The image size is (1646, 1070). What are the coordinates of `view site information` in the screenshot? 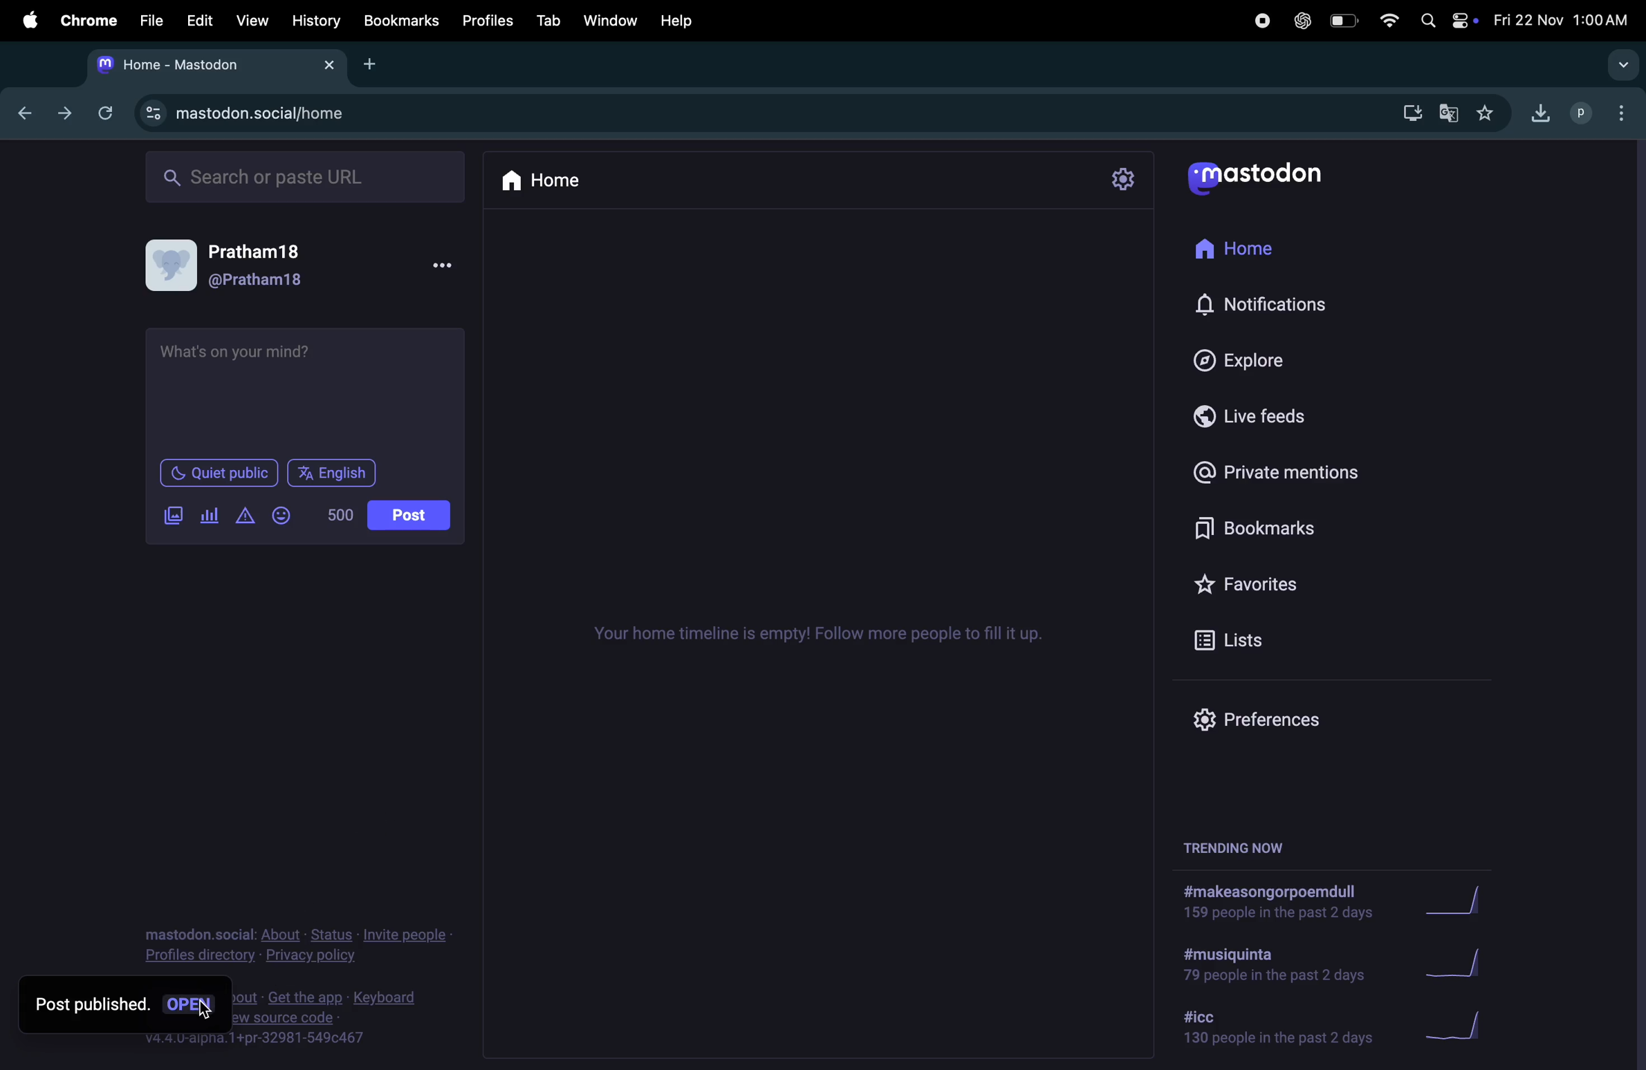 It's located at (154, 117).